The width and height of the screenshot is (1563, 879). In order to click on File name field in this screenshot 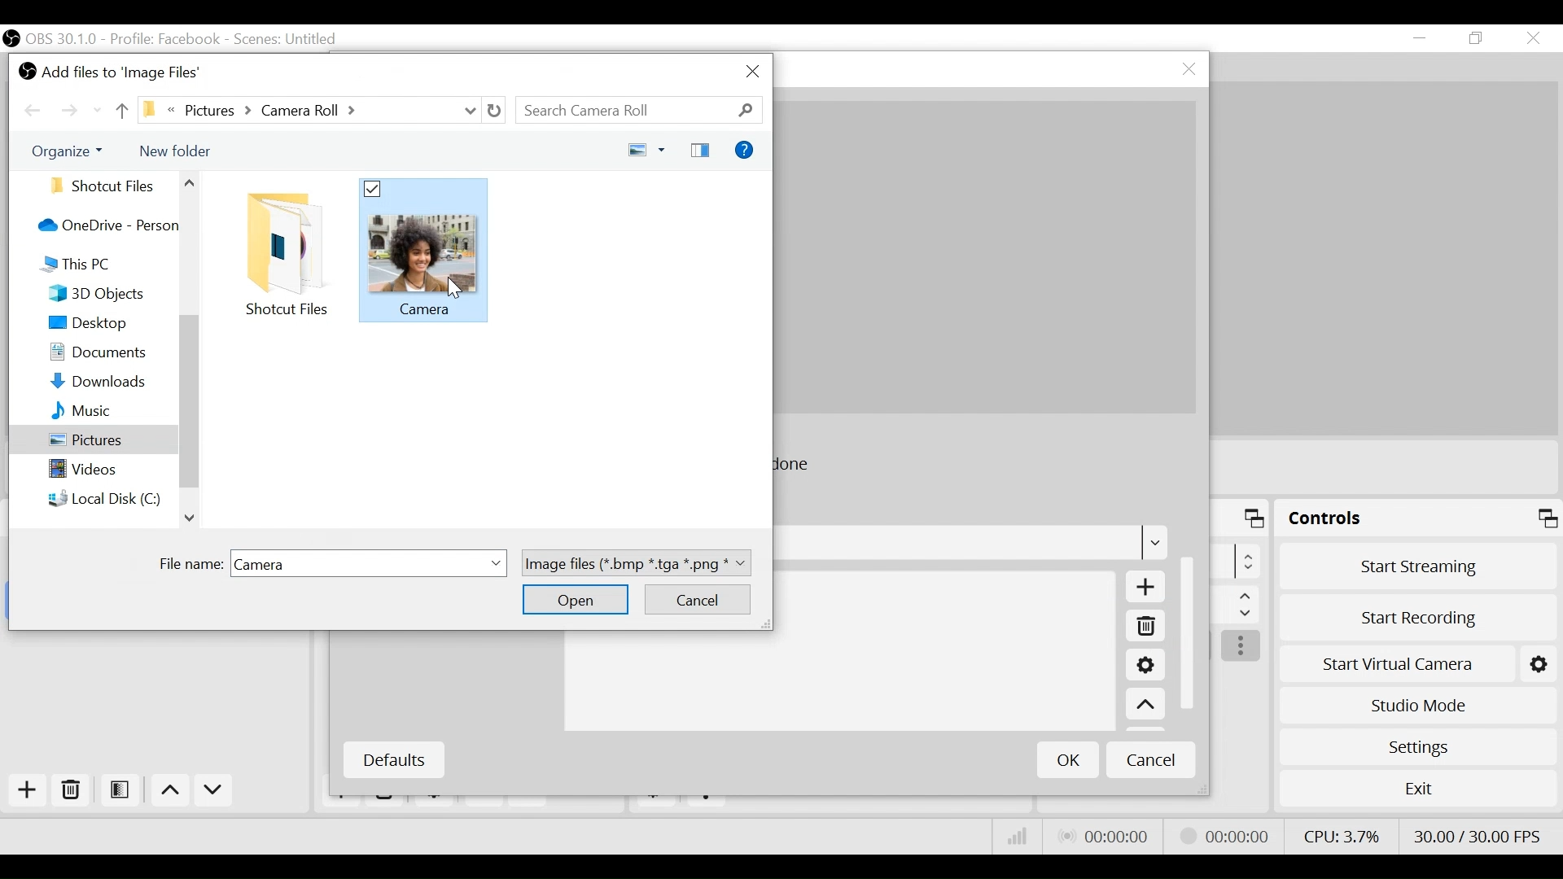, I will do `click(333, 562)`.